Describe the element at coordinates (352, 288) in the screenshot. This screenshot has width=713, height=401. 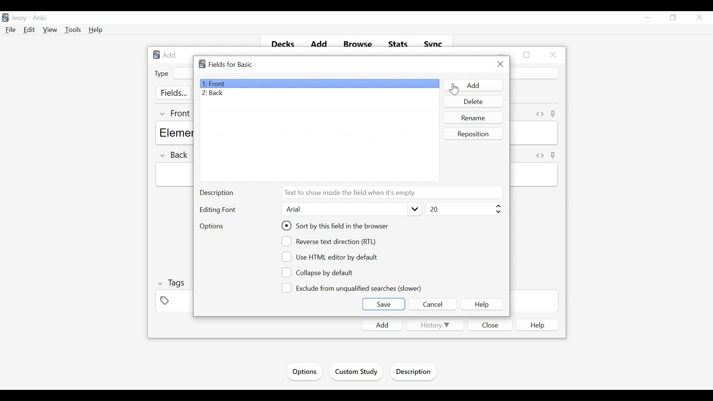
I see `(un)select Exclude from unqualified searches (slower)` at that location.